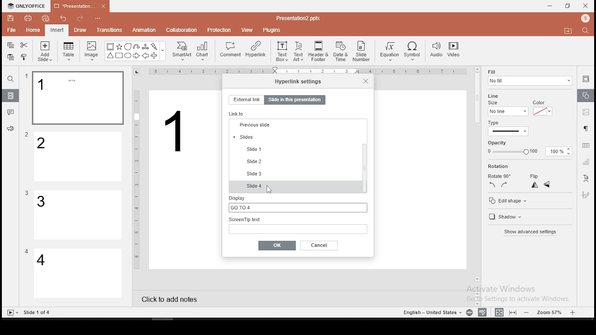 Image resolution: width=596 pixels, height=335 pixels. What do you see at coordinates (163, 52) in the screenshot?
I see `` at bounding box center [163, 52].